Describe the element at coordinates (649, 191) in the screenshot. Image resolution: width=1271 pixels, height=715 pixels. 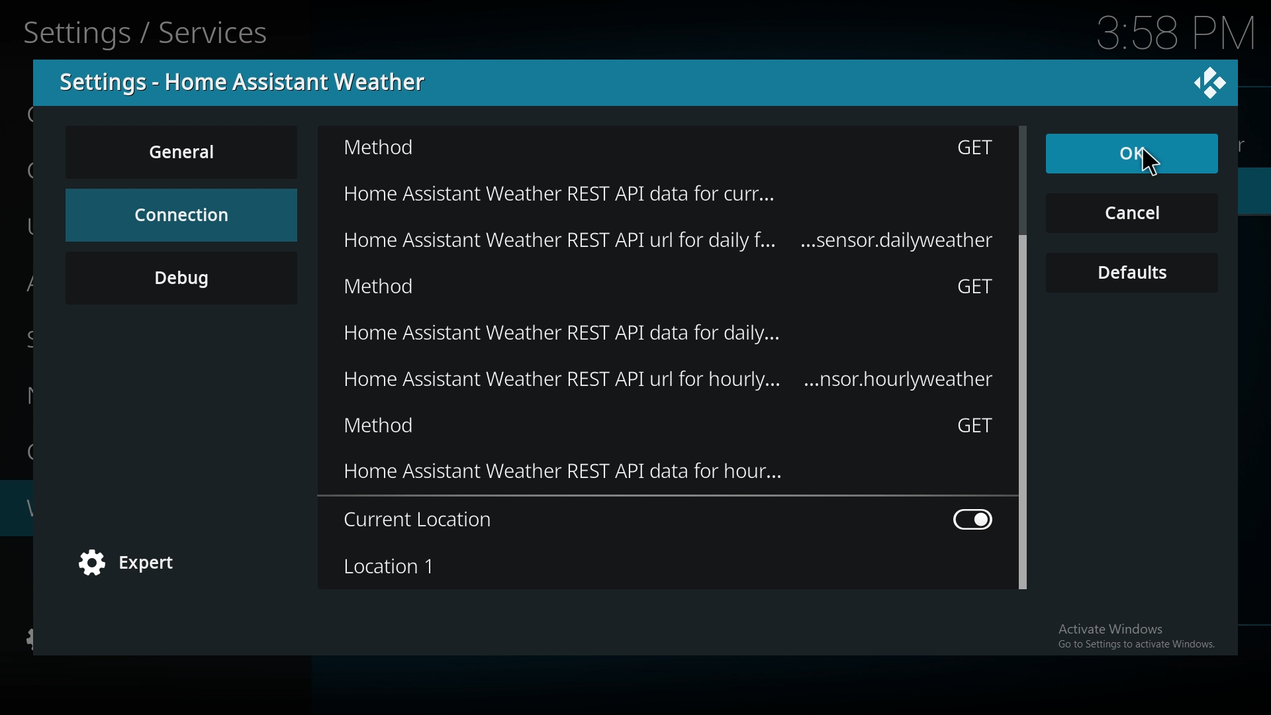
I see `Home assistant weather rest API data for curr..` at that location.